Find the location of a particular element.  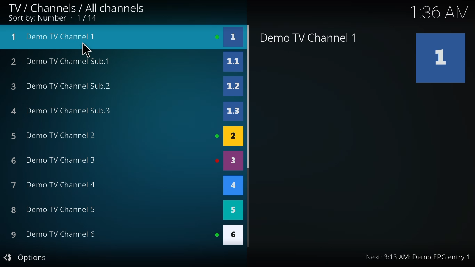

demo channel sub 1 is located at coordinates (62, 62).